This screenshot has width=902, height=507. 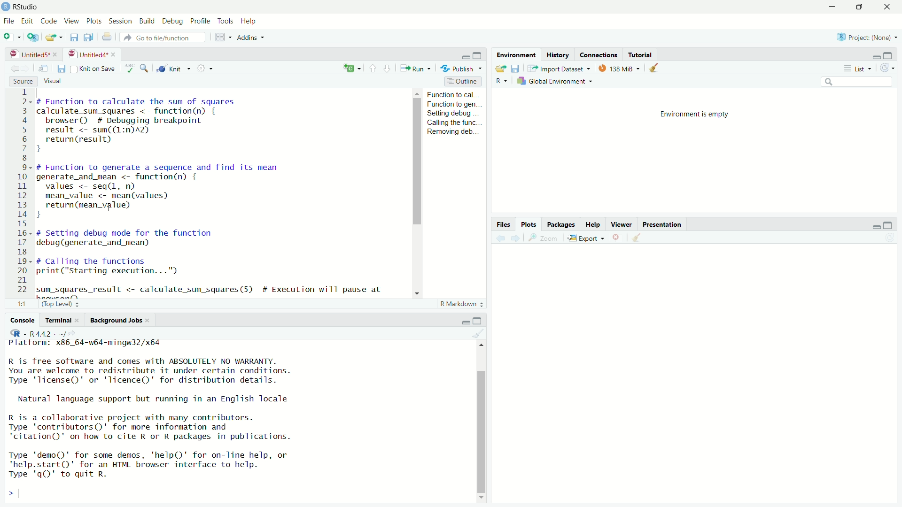 What do you see at coordinates (6, 7) in the screenshot?
I see `logo` at bounding box center [6, 7].